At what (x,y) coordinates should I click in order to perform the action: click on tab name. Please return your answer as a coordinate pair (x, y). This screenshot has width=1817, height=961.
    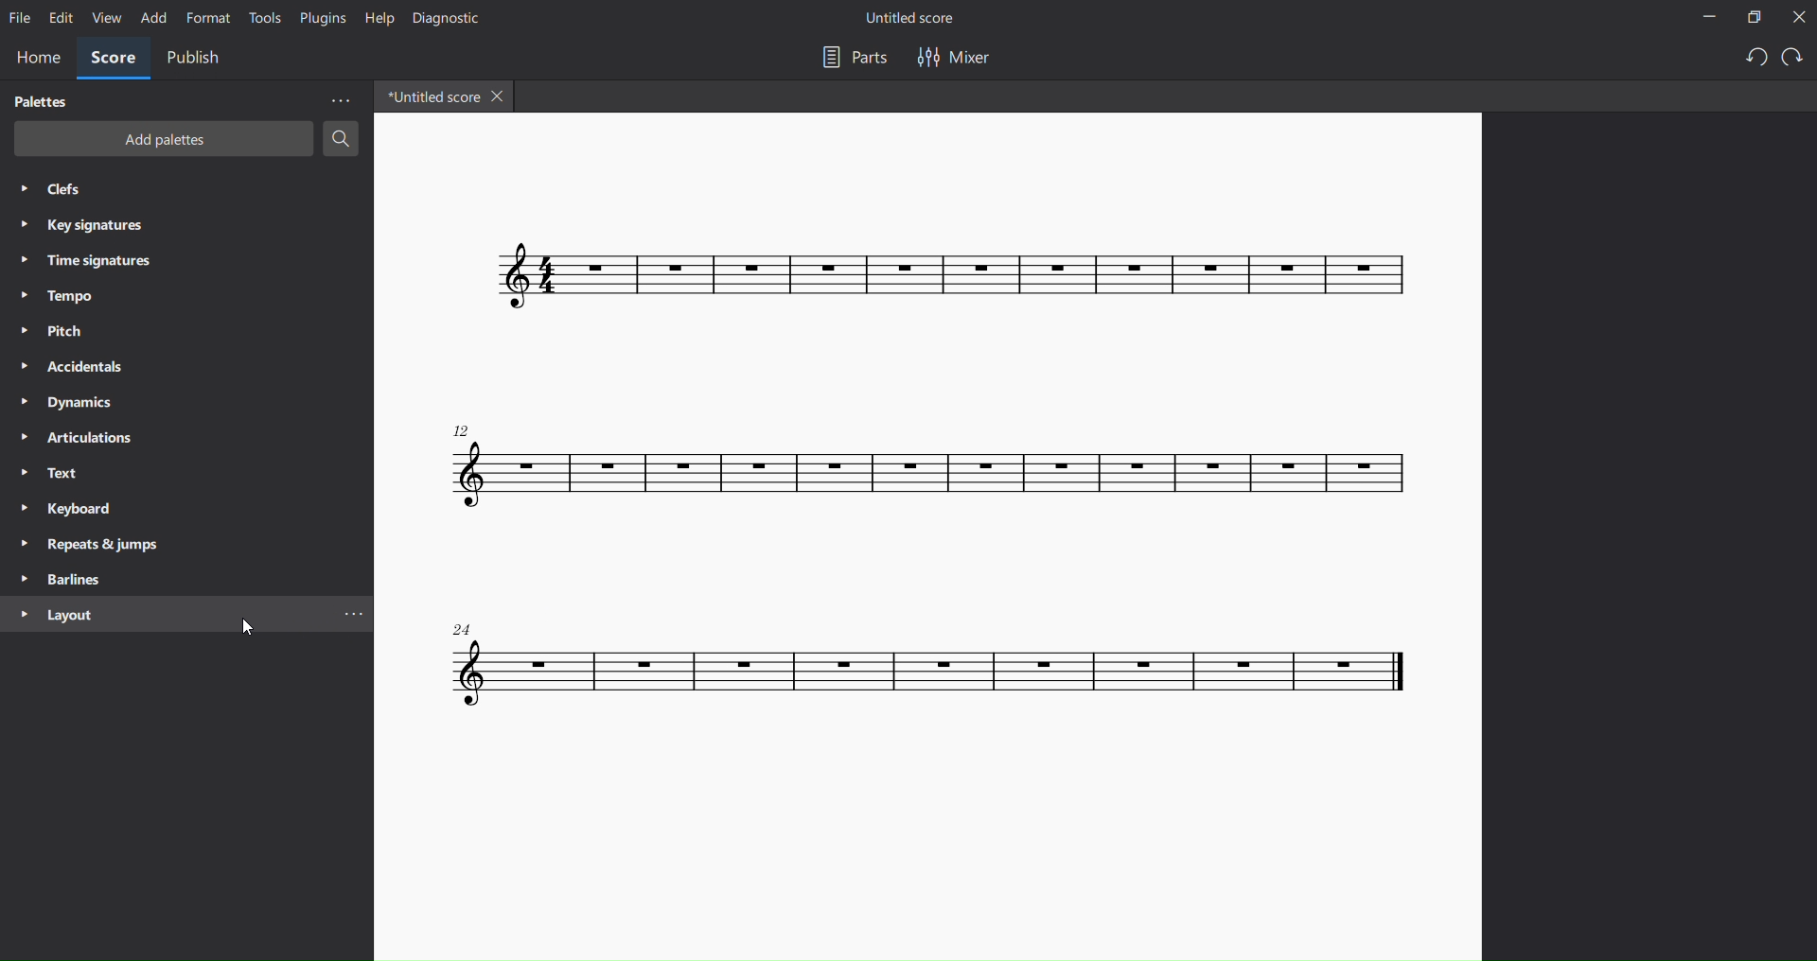
    Looking at the image, I should click on (429, 96).